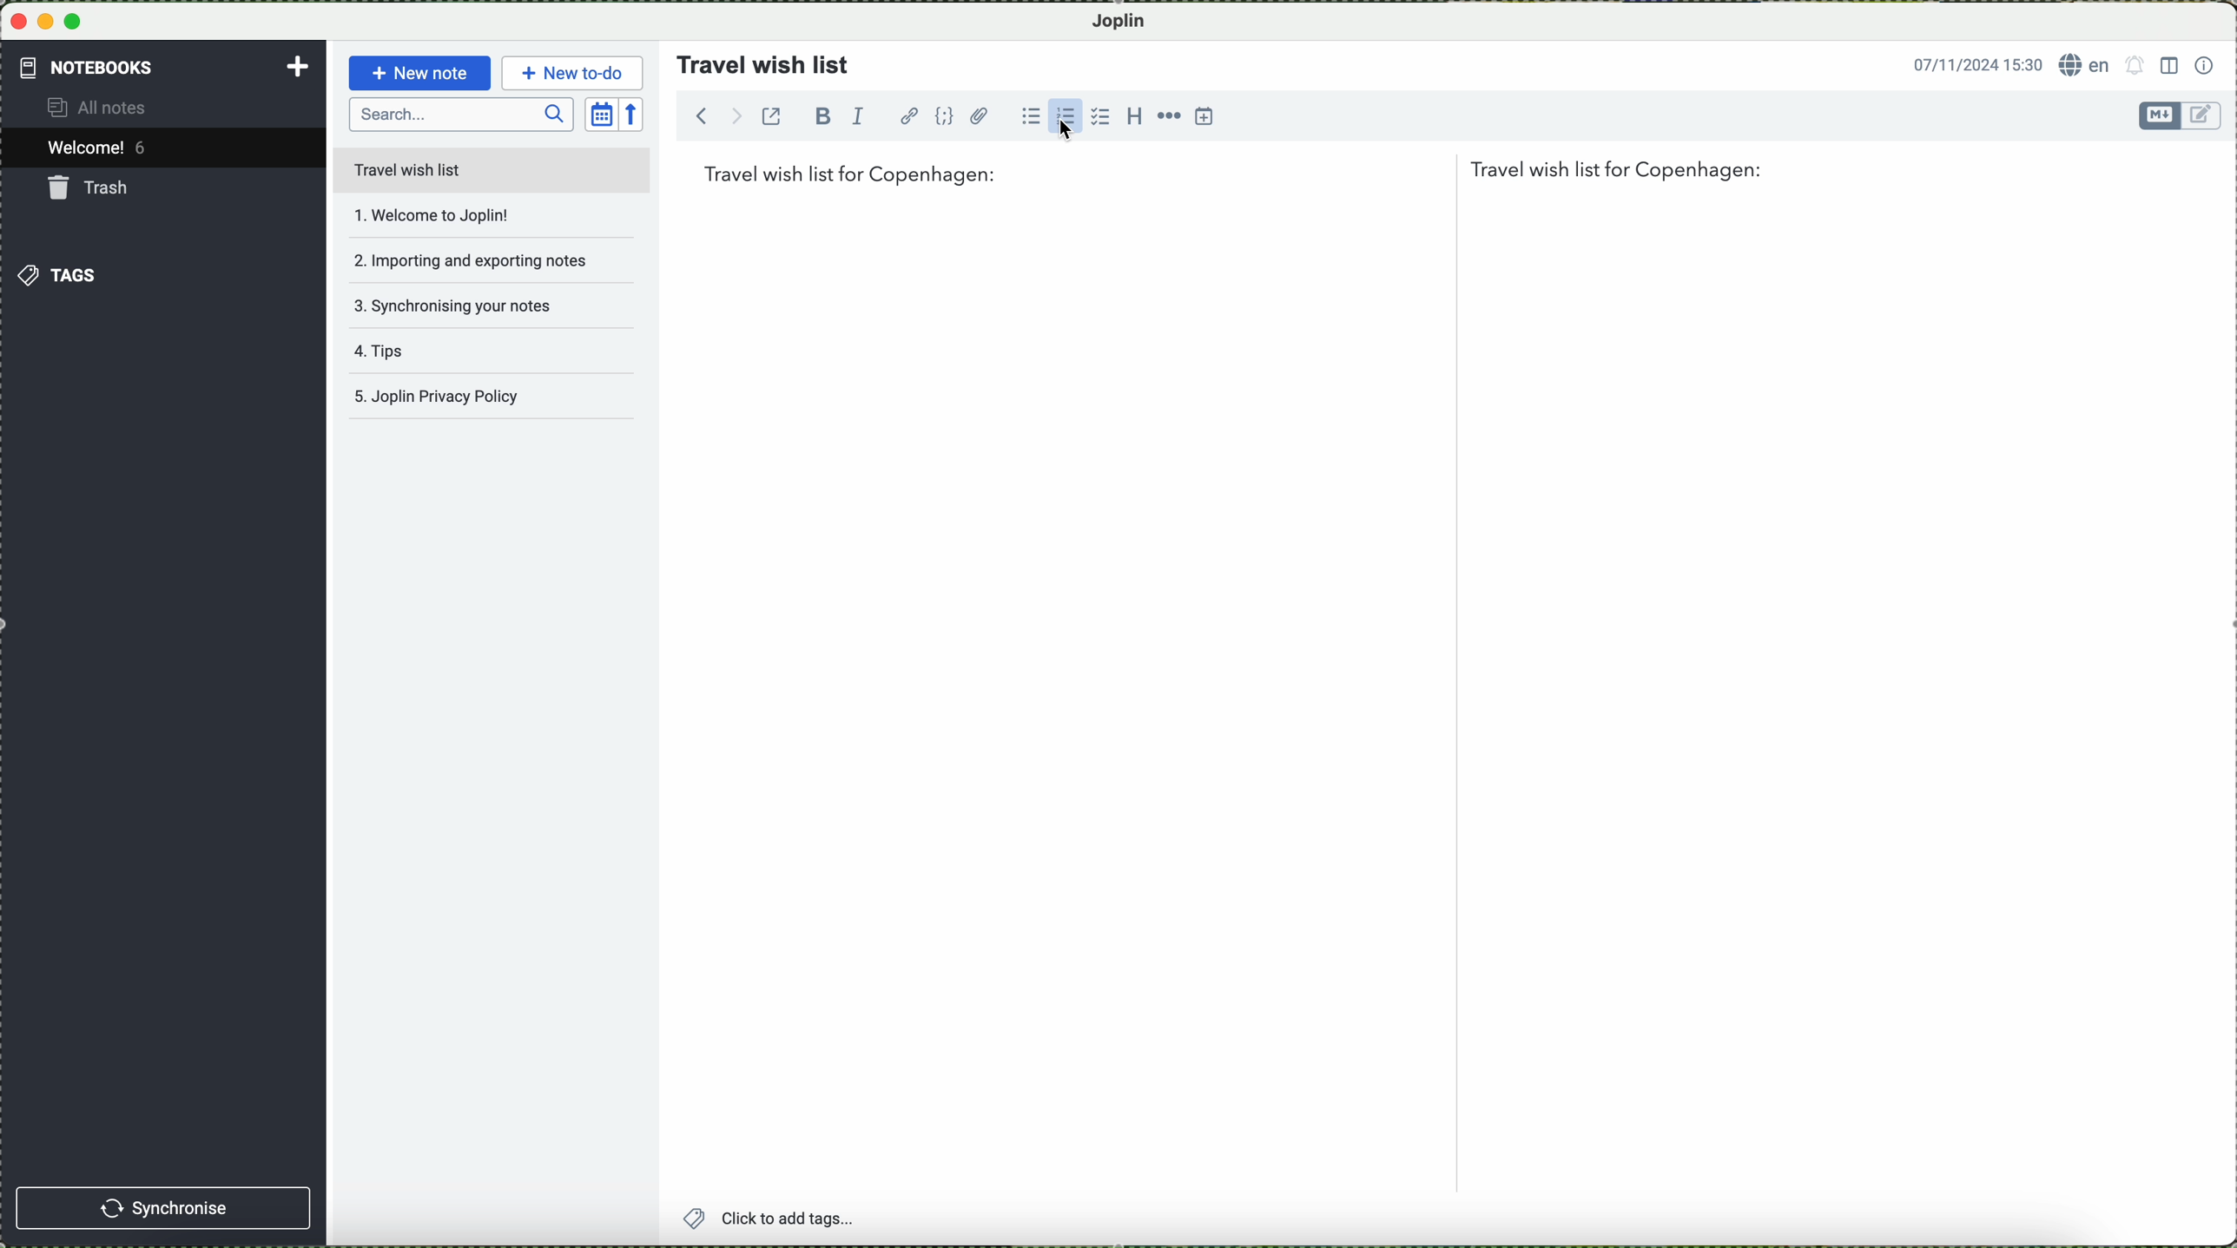  I want to click on bulleted list, so click(1029, 116).